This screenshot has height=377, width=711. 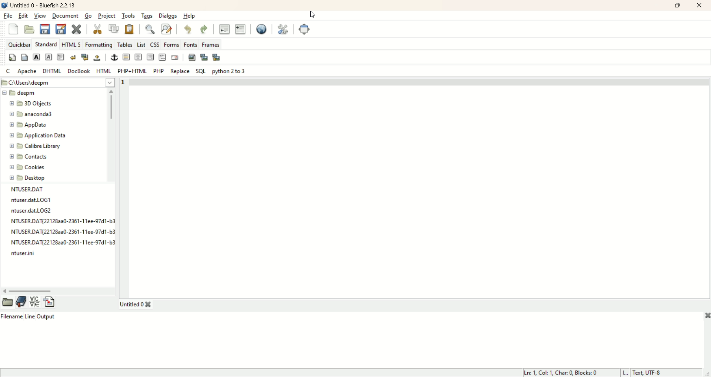 I want to click on contacts, so click(x=28, y=157).